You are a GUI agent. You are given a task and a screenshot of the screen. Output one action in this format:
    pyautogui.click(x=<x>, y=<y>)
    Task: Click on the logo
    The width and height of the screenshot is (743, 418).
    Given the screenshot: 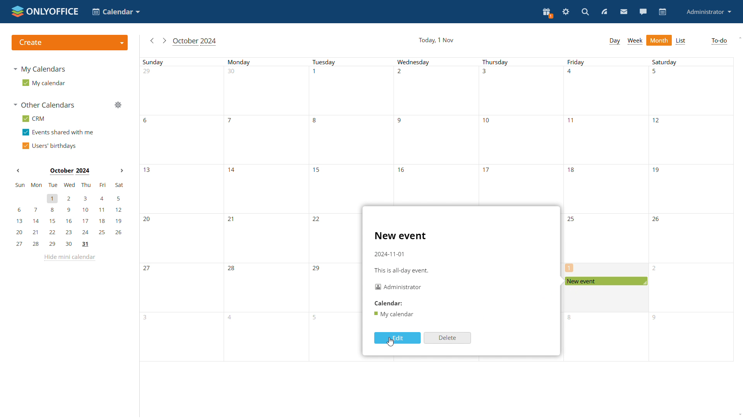 What is the action you would take?
    pyautogui.click(x=45, y=11)
    